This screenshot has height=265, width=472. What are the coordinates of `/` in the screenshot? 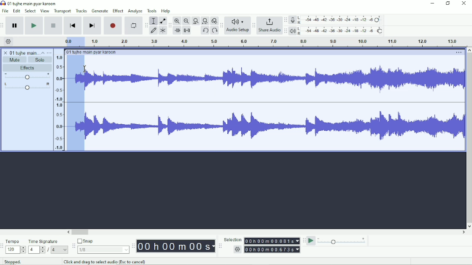 It's located at (49, 250).